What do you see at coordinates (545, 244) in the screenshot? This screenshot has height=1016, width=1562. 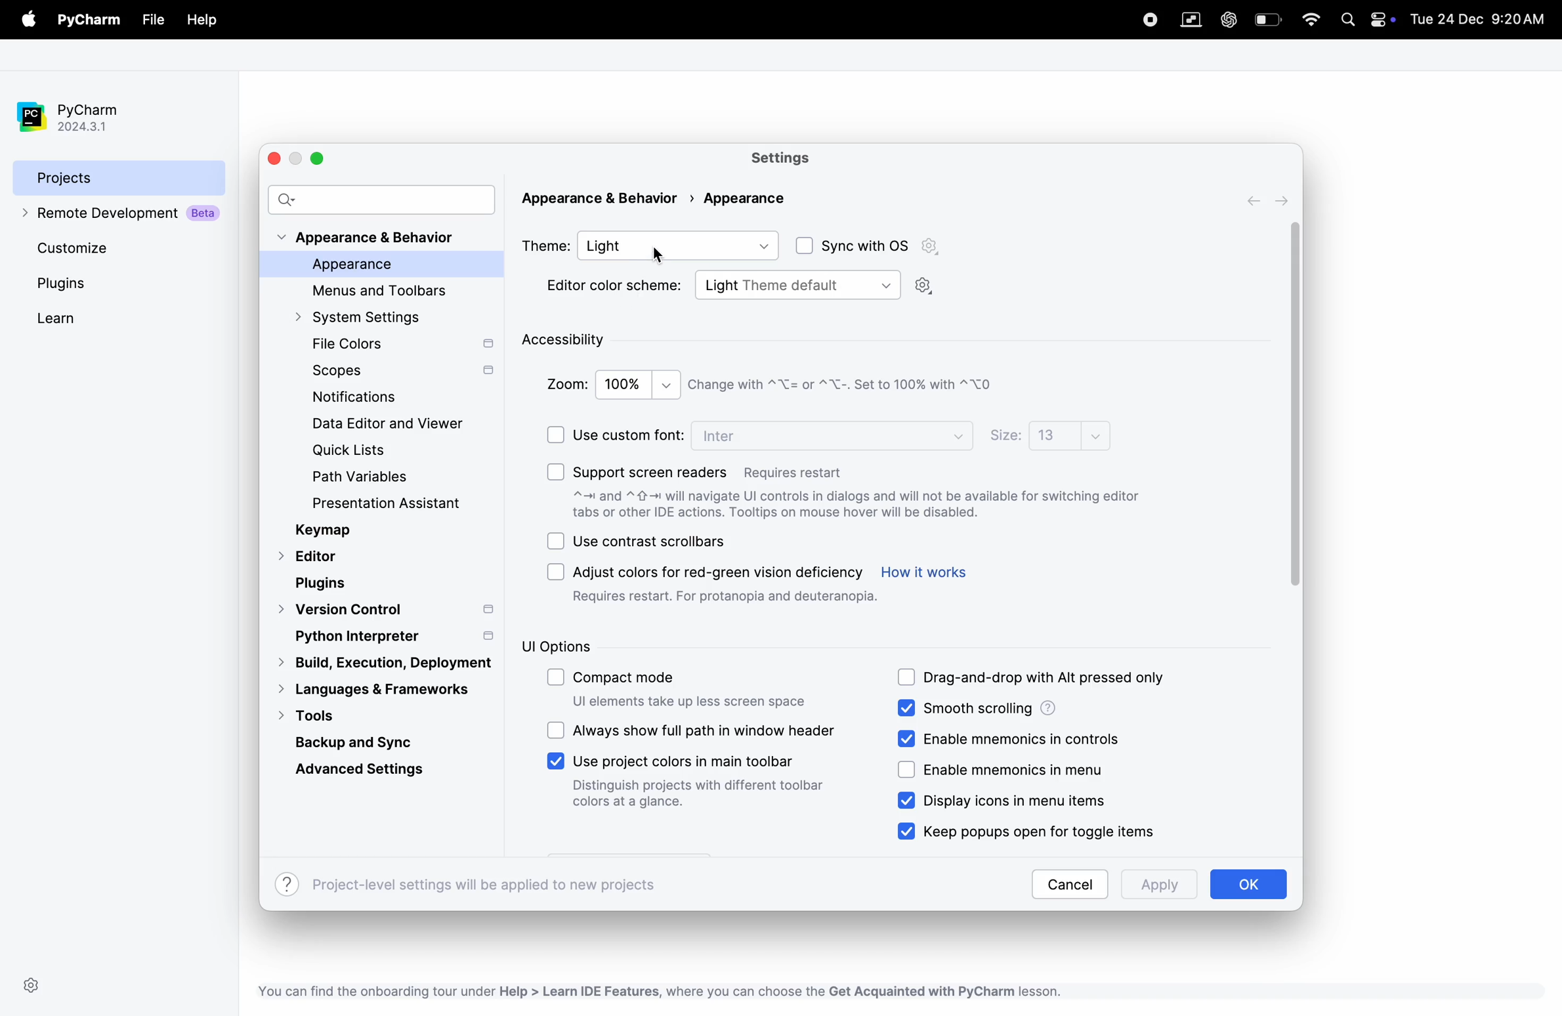 I see `theme` at bounding box center [545, 244].